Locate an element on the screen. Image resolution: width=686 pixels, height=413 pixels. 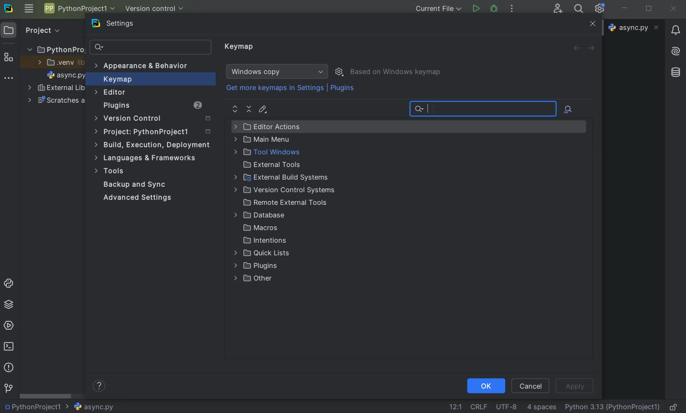
run is located at coordinates (475, 9).